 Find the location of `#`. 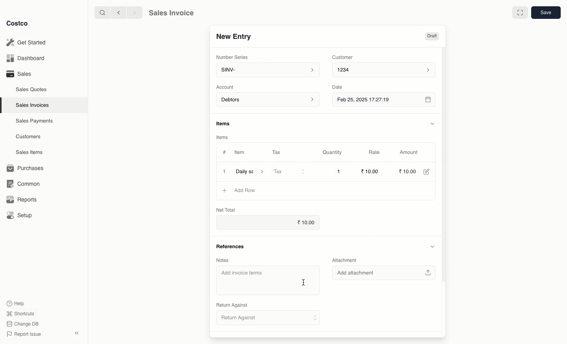

# is located at coordinates (224, 152).